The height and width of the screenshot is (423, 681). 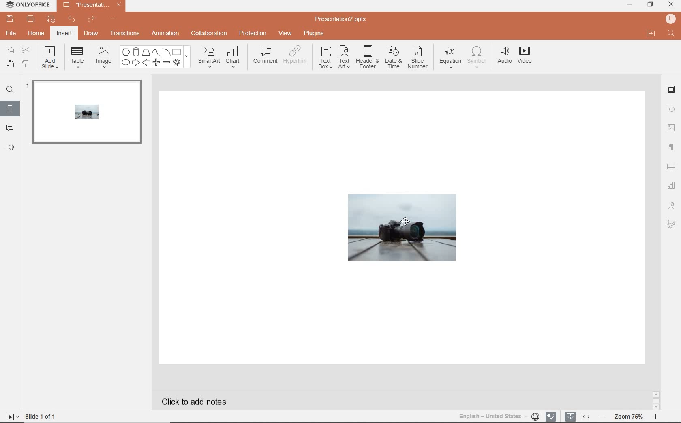 What do you see at coordinates (586, 417) in the screenshot?
I see `fit to width` at bounding box center [586, 417].